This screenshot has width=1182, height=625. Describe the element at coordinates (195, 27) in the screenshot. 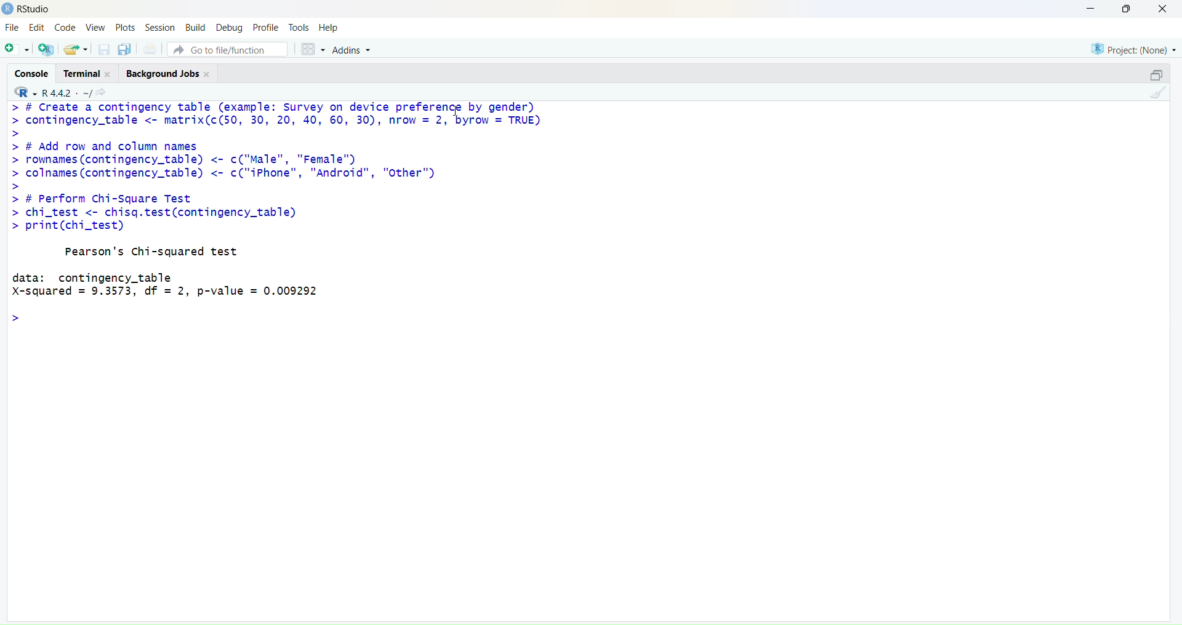

I see `Build` at that location.